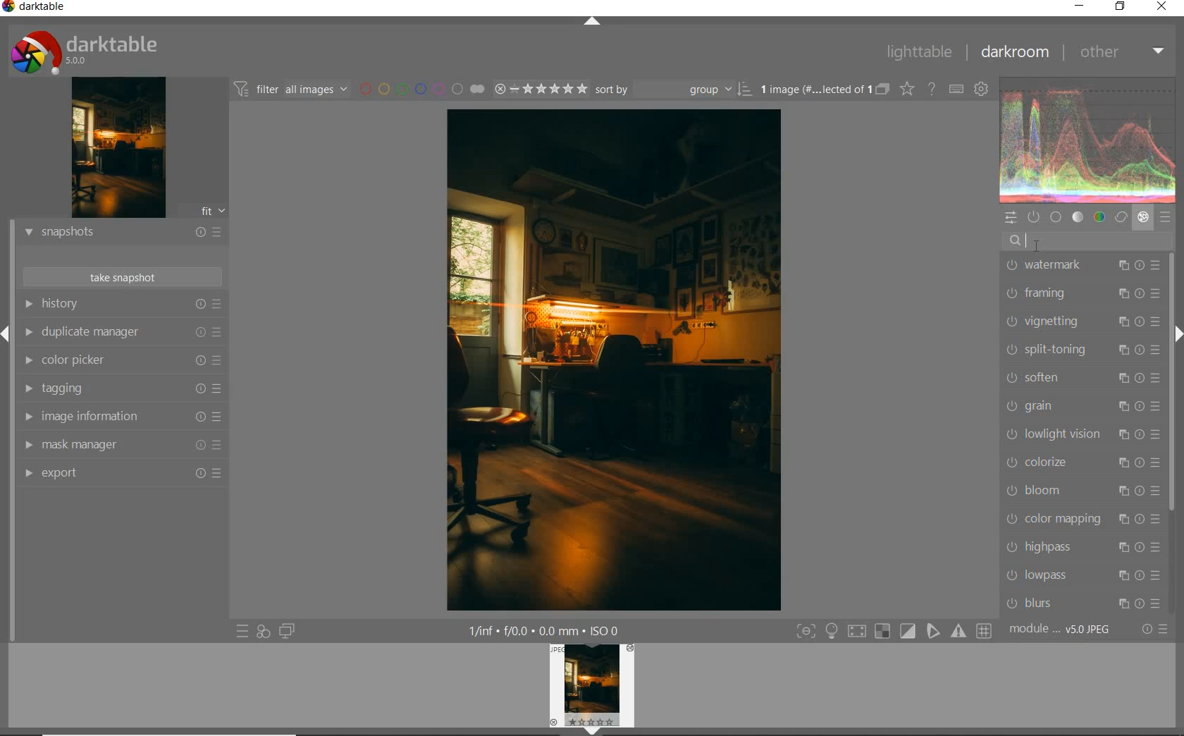 This screenshot has width=1184, height=736. Describe the element at coordinates (1083, 434) in the screenshot. I see `lowlight vision` at that location.